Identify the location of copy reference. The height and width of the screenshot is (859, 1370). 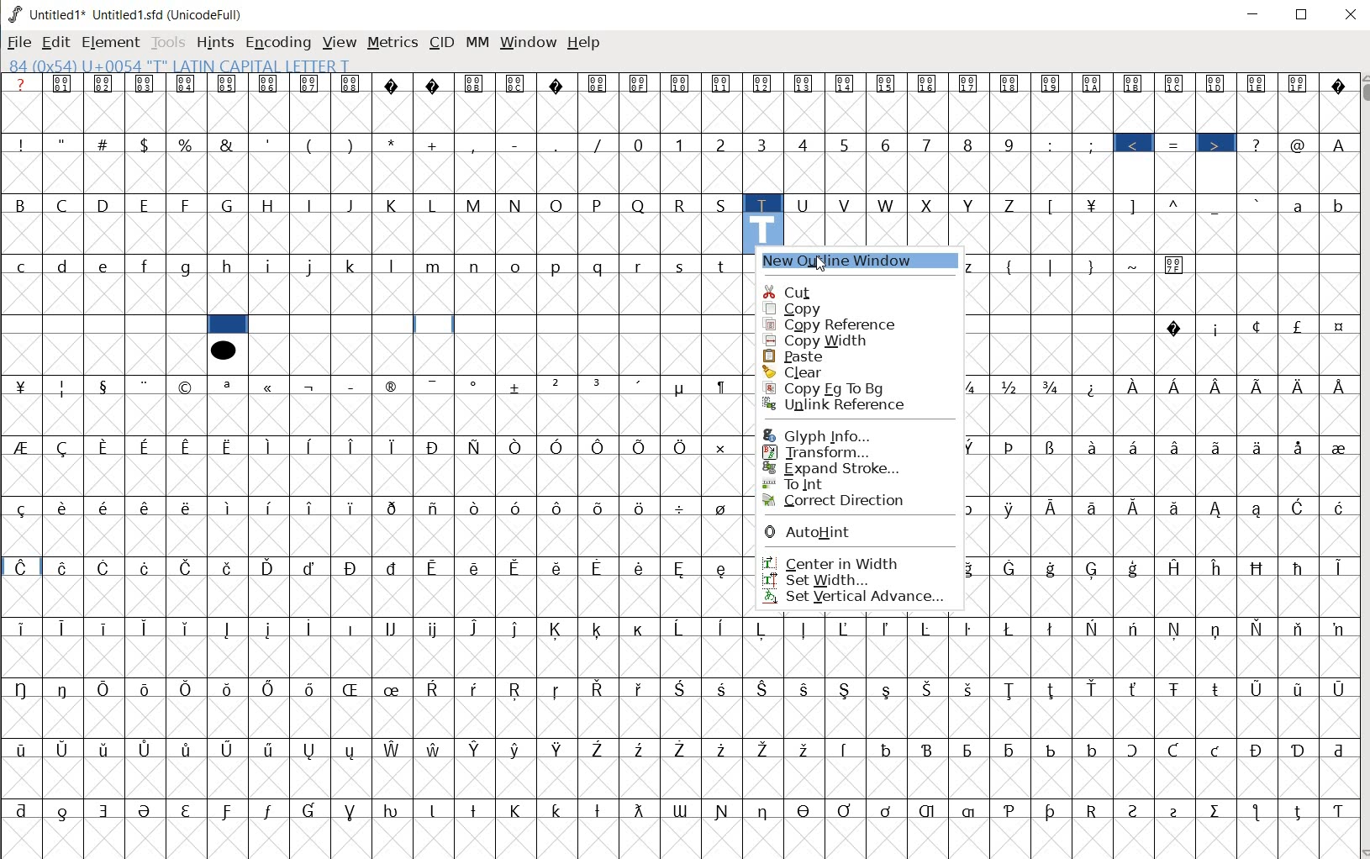
(830, 324).